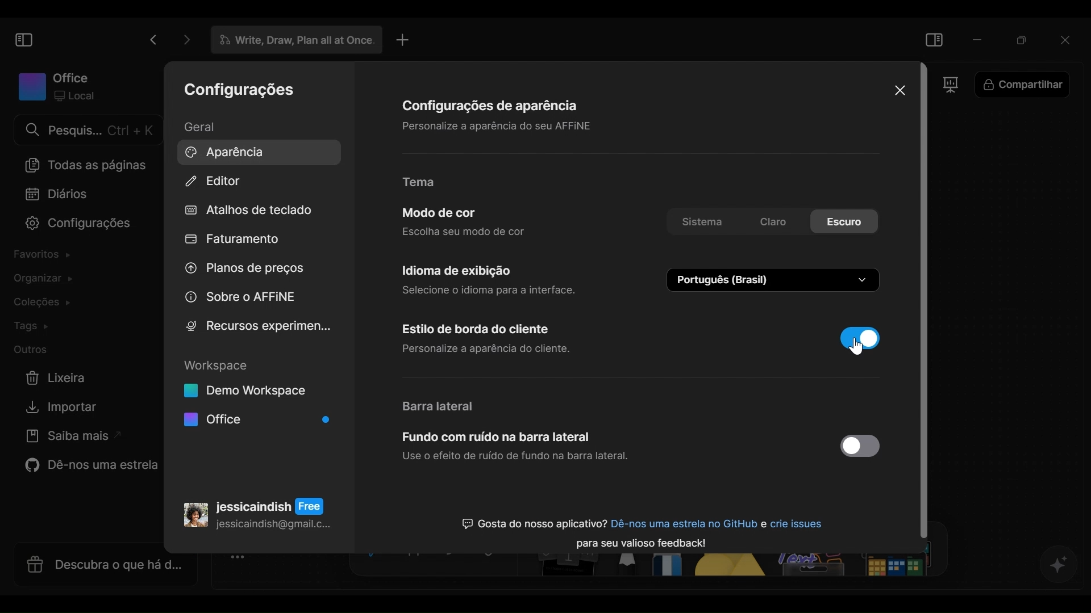 The image size is (1091, 613). What do you see at coordinates (35, 326) in the screenshot?
I see `Tags` at bounding box center [35, 326].